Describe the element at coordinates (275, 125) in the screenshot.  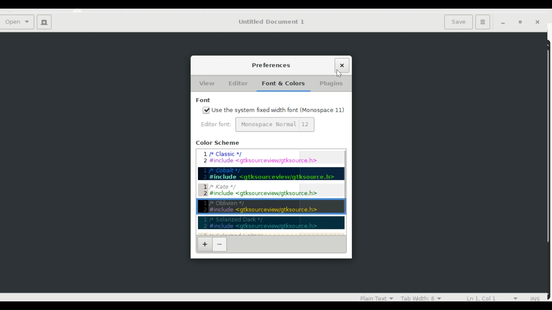
I see `font and font size input` at that location.